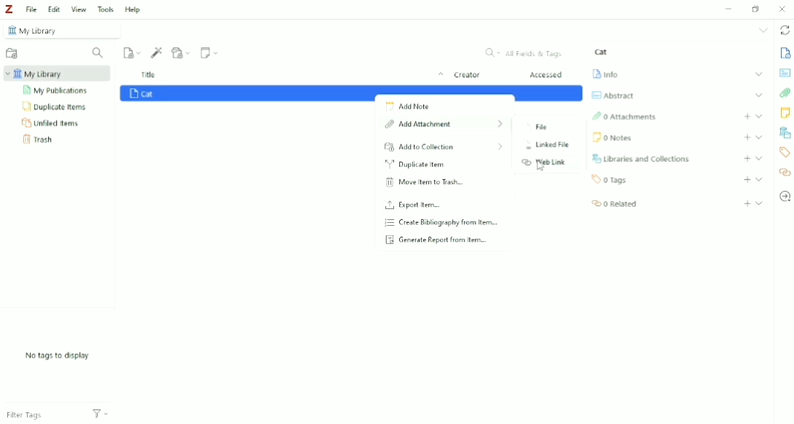 The height and width of the screenshot is (424, 794). I want to click on Generate Report from Item, so click(436, 241).